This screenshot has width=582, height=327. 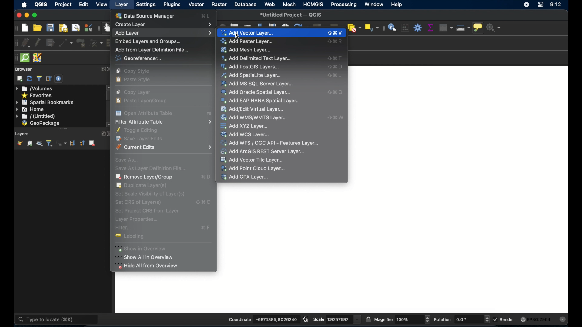 What do you see at coordinates (121, 4) in the screenshot?
I see `layer` at bounding box center [121, 4].